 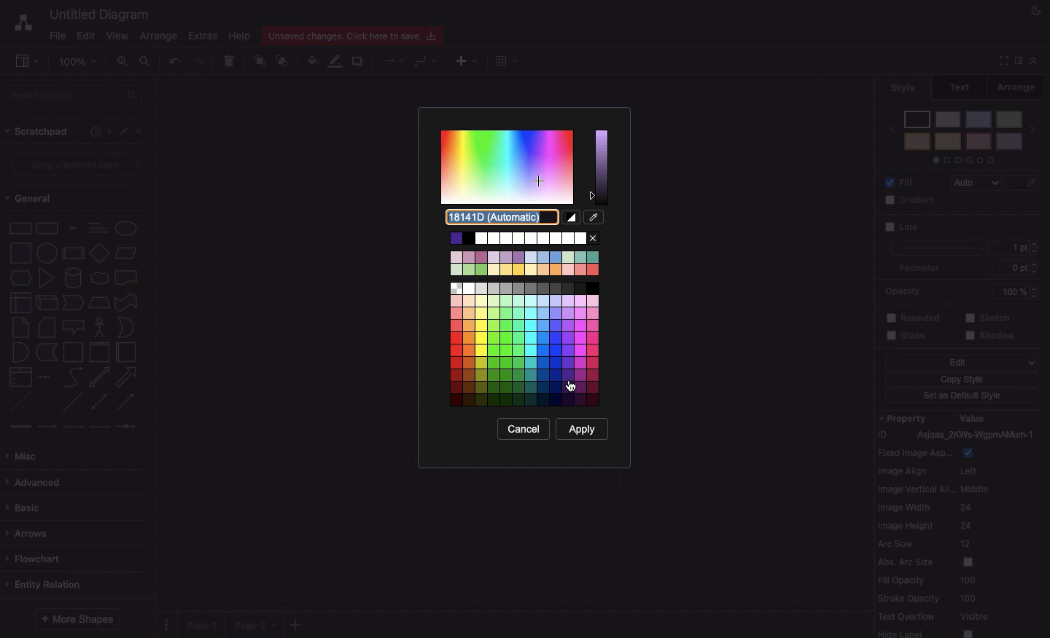 What do you see at coordinates (914, 316) in the screenshot?
I see `Rounded` at bounding box center [914, 316].